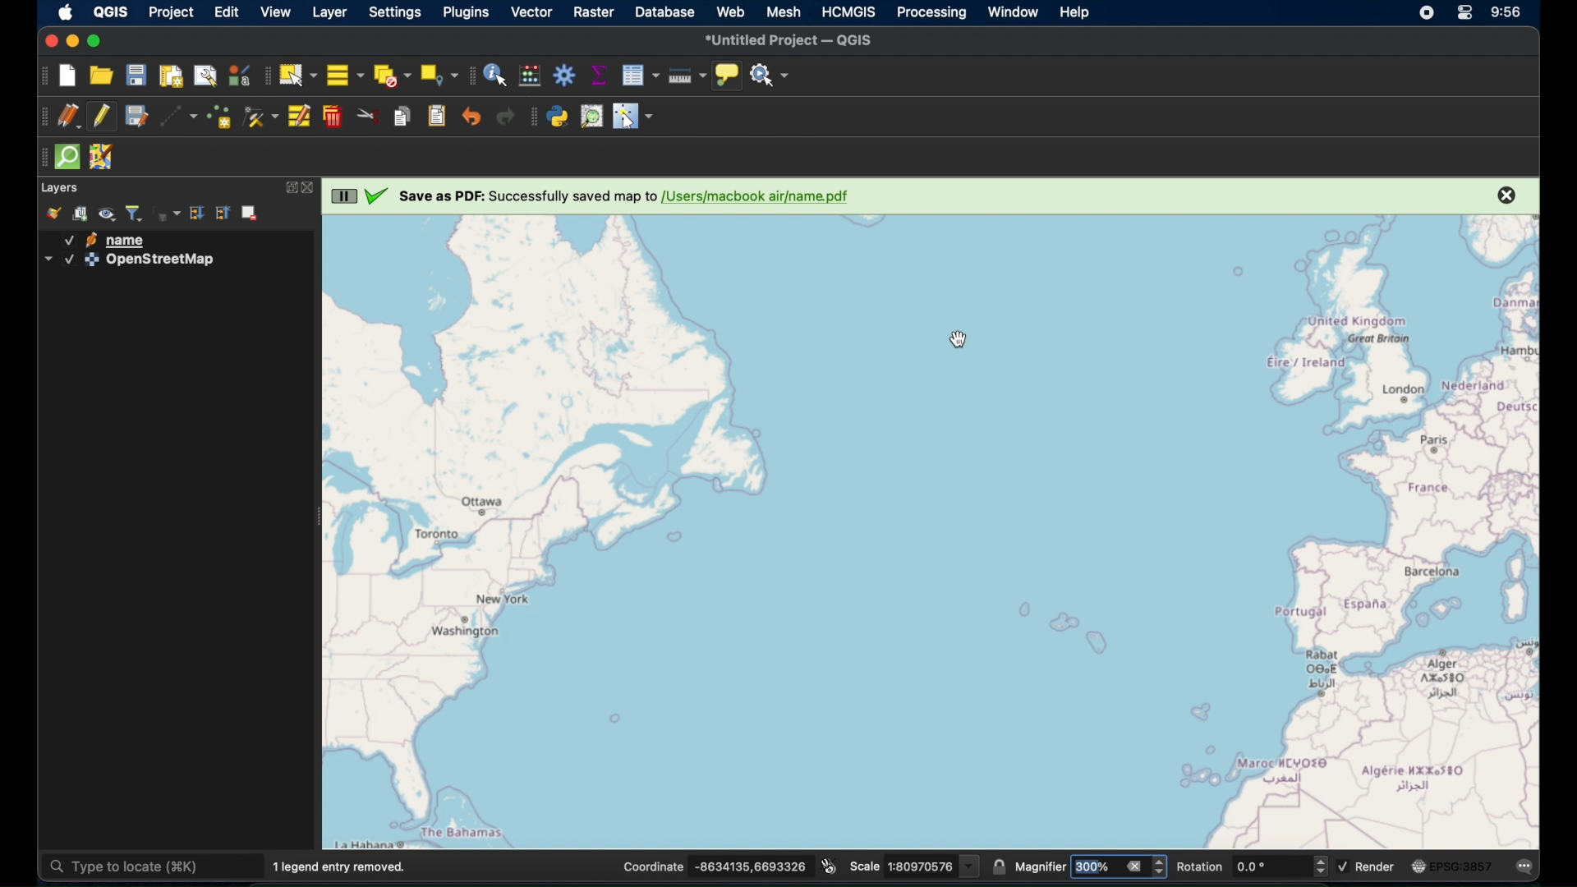  What do you see at coordinates (955, 340) in the screenshot?
I see `cursor` at bounding box center [955, 340].